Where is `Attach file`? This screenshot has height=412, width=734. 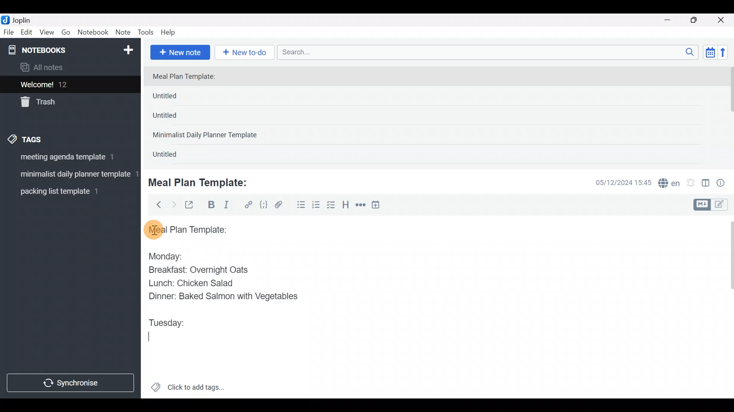
Attach file is located at coordinates (281, 206).